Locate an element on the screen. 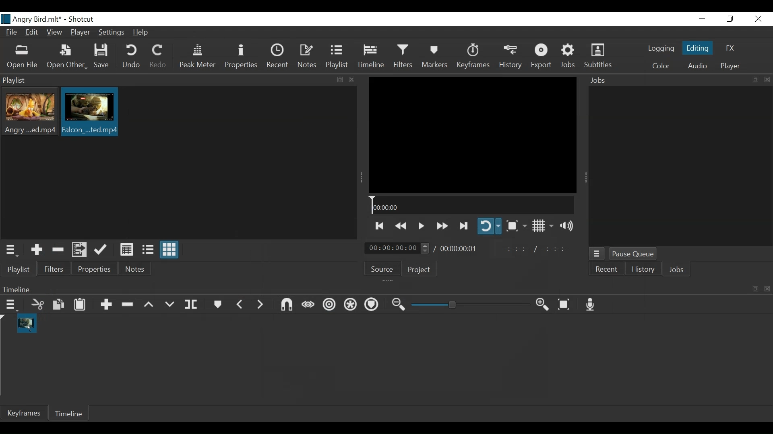 The height and width of the screenshot is (434, 773). Playlist Panel is located at coordinates (163, 80).